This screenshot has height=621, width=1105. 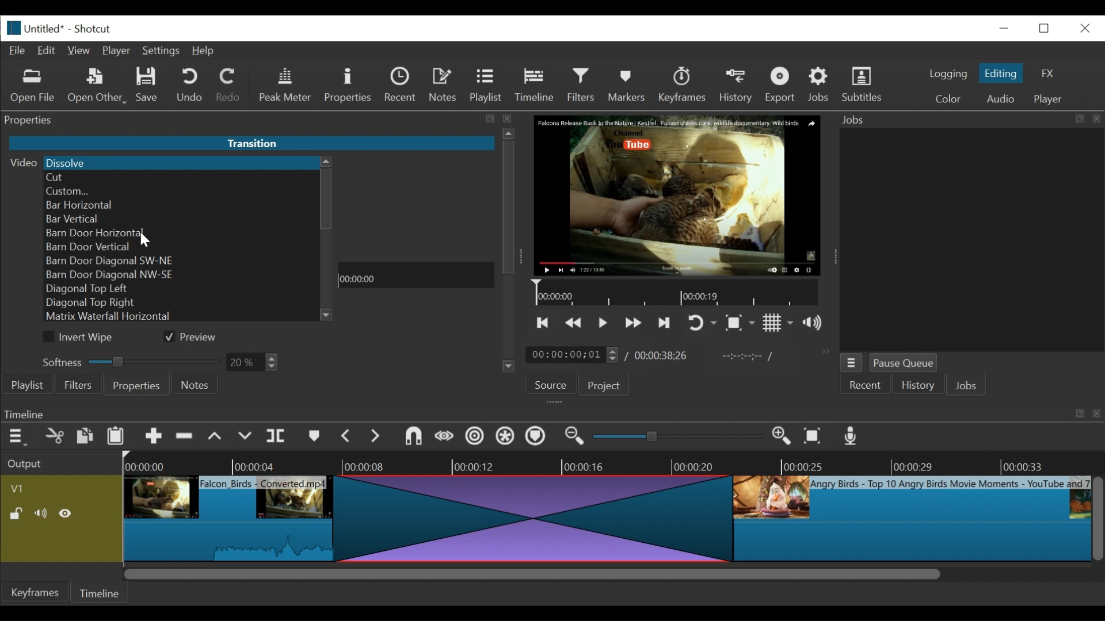 What do you see at coordinates (120, 438) in the screenshot?
I see `Paste` at bounding box center [120, 438].